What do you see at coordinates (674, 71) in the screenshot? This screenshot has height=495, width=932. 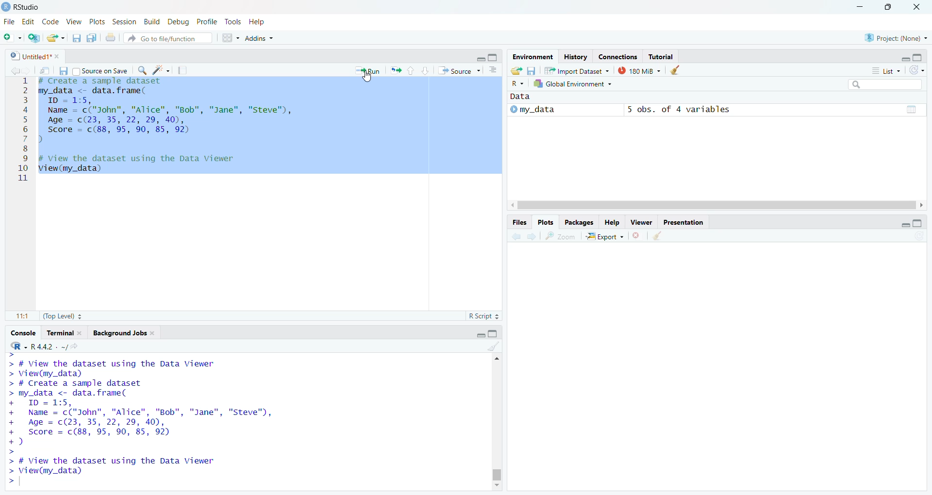 I see `Clear objects from the workspace` at bounding box center [674, 71].